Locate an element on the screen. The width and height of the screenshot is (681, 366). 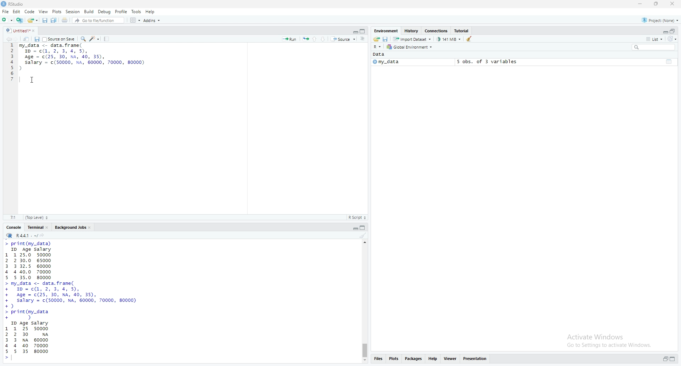
open an existing file is located at coordinates (33, 20).